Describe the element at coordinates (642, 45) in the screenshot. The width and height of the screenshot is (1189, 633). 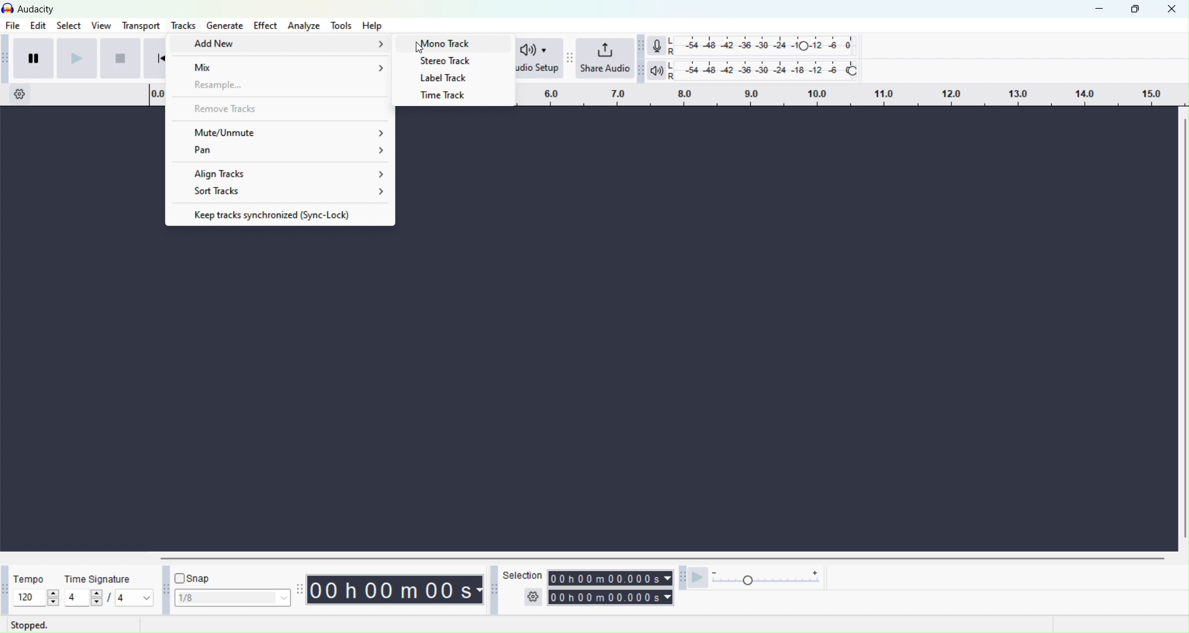
I see `Audacity recording meter toolbar` at that location.